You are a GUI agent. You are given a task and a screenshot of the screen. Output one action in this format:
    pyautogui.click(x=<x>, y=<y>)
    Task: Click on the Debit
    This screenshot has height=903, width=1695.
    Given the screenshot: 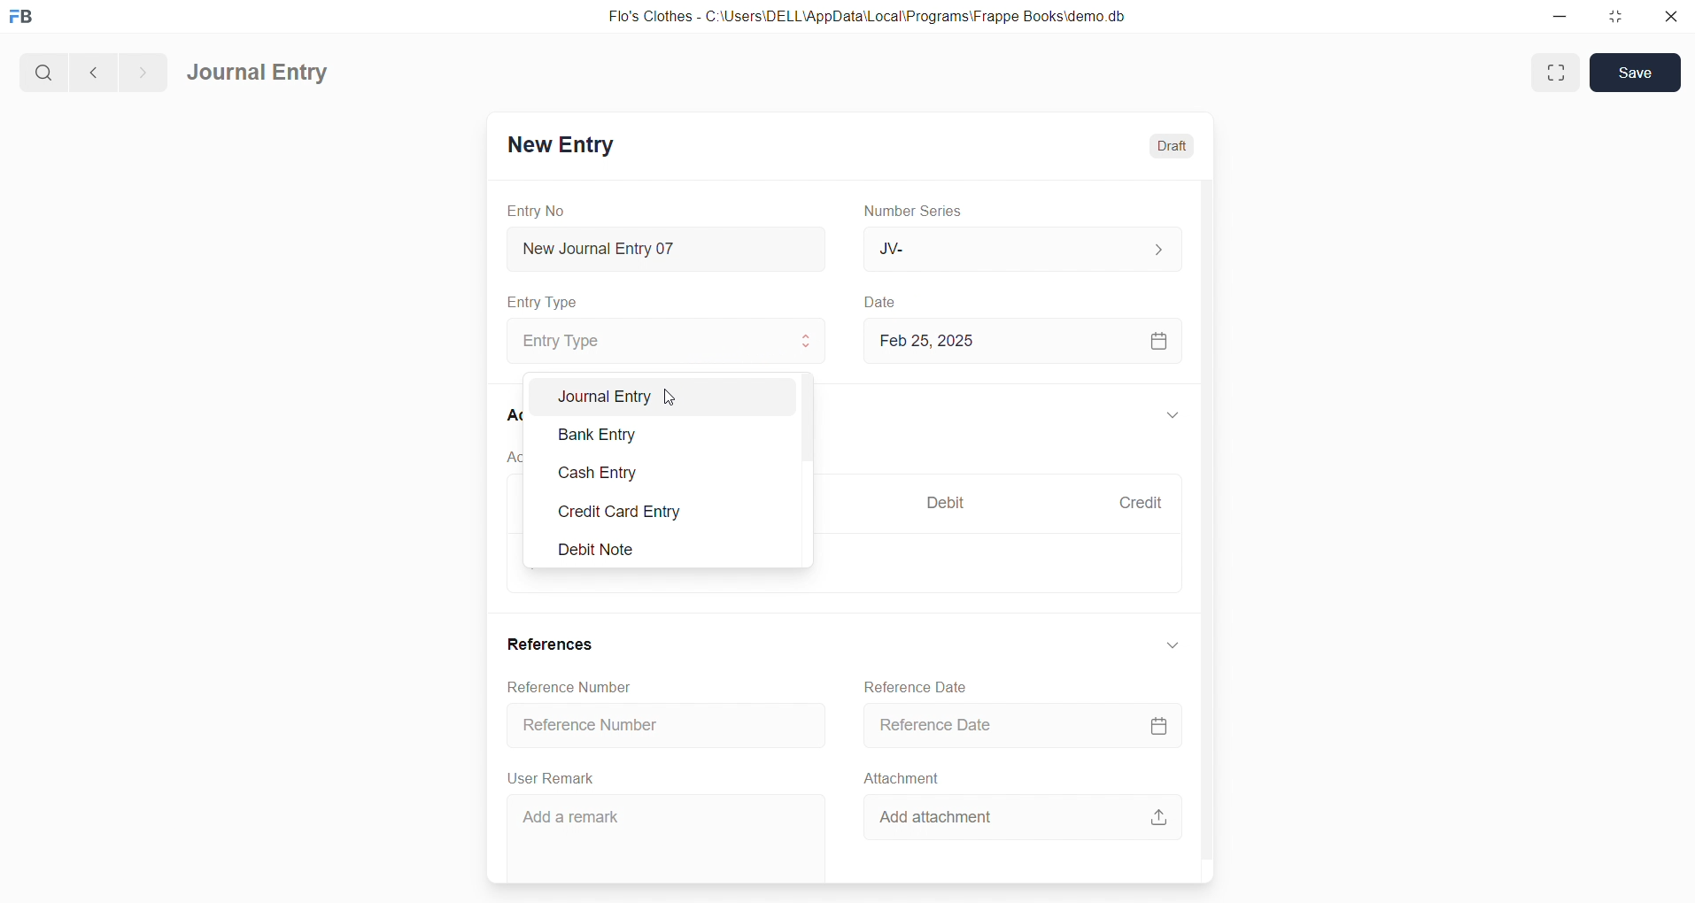 What is the action you would take?
    pyautogui.click(x=946, y=501)
    